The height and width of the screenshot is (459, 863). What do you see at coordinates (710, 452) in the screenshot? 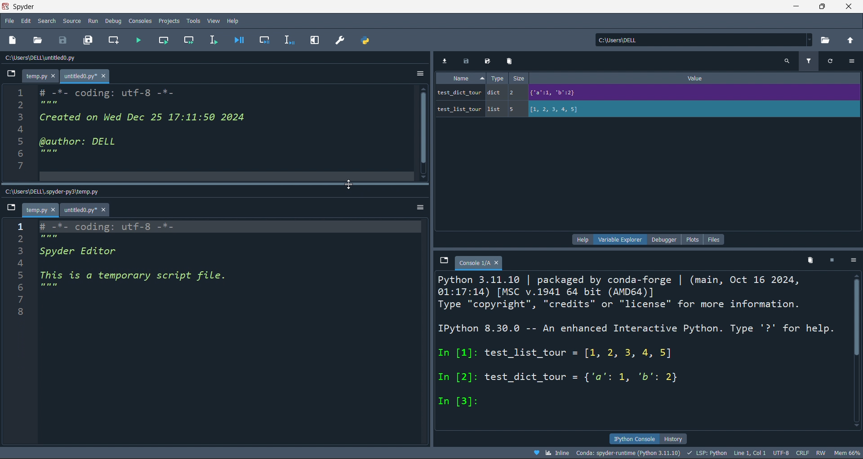
I see `LSP: Python` at bounding box center [710, 452].